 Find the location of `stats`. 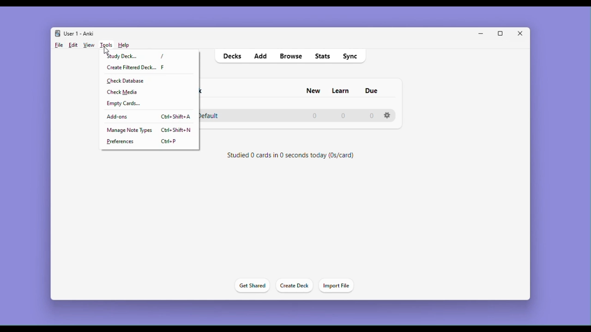

stats is located at coordinates (323, 56).